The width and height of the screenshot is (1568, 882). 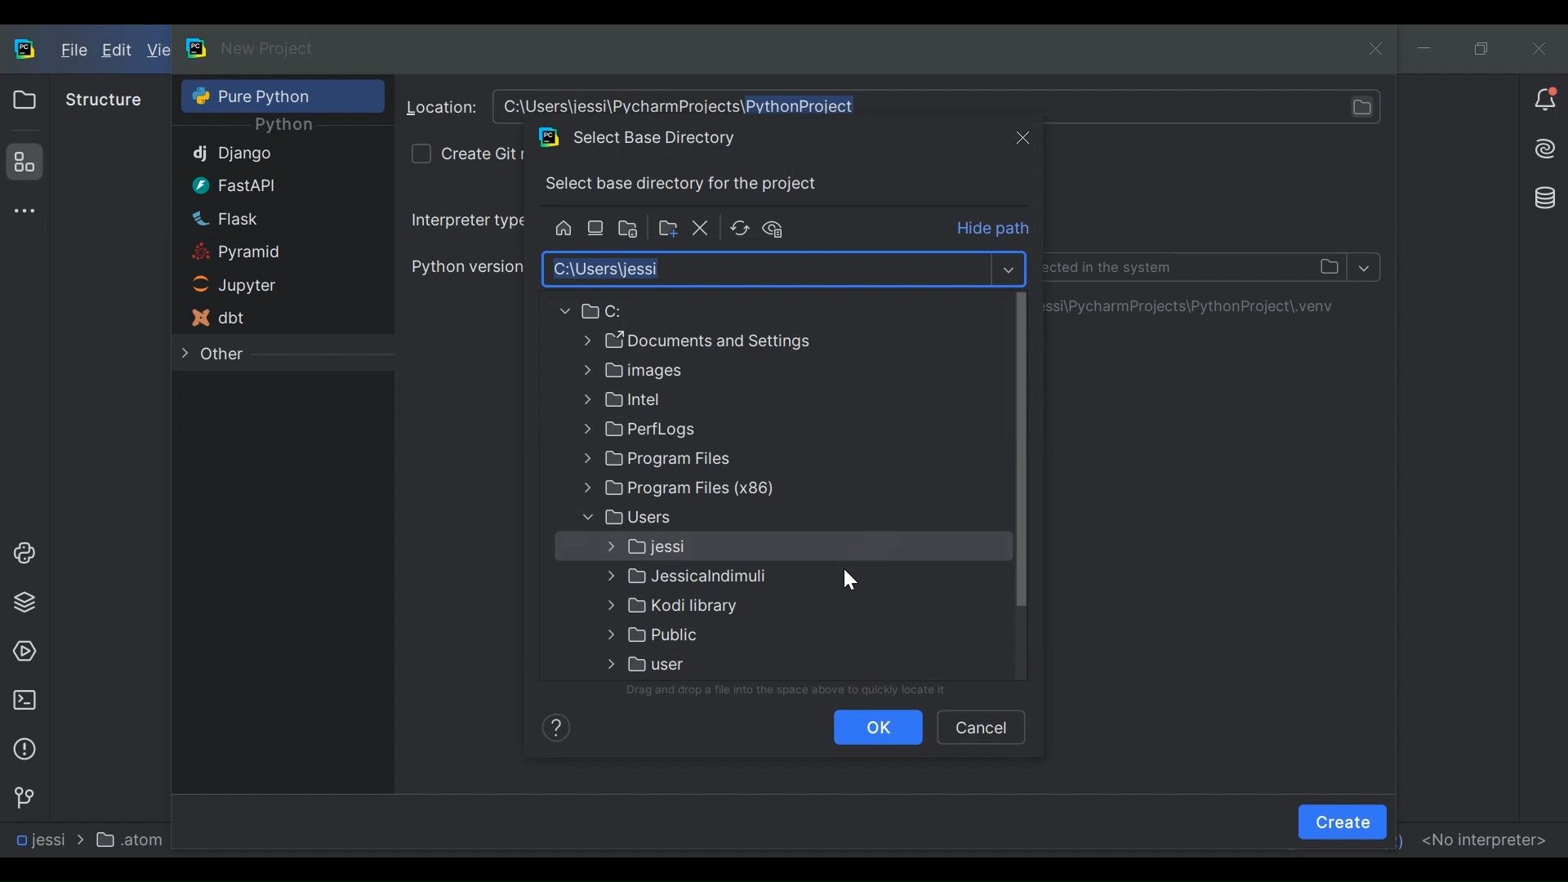 What do you see at coordinates (260, 253) in the screenshot?
I see `Pyramid` at bounding box center [260, 253].